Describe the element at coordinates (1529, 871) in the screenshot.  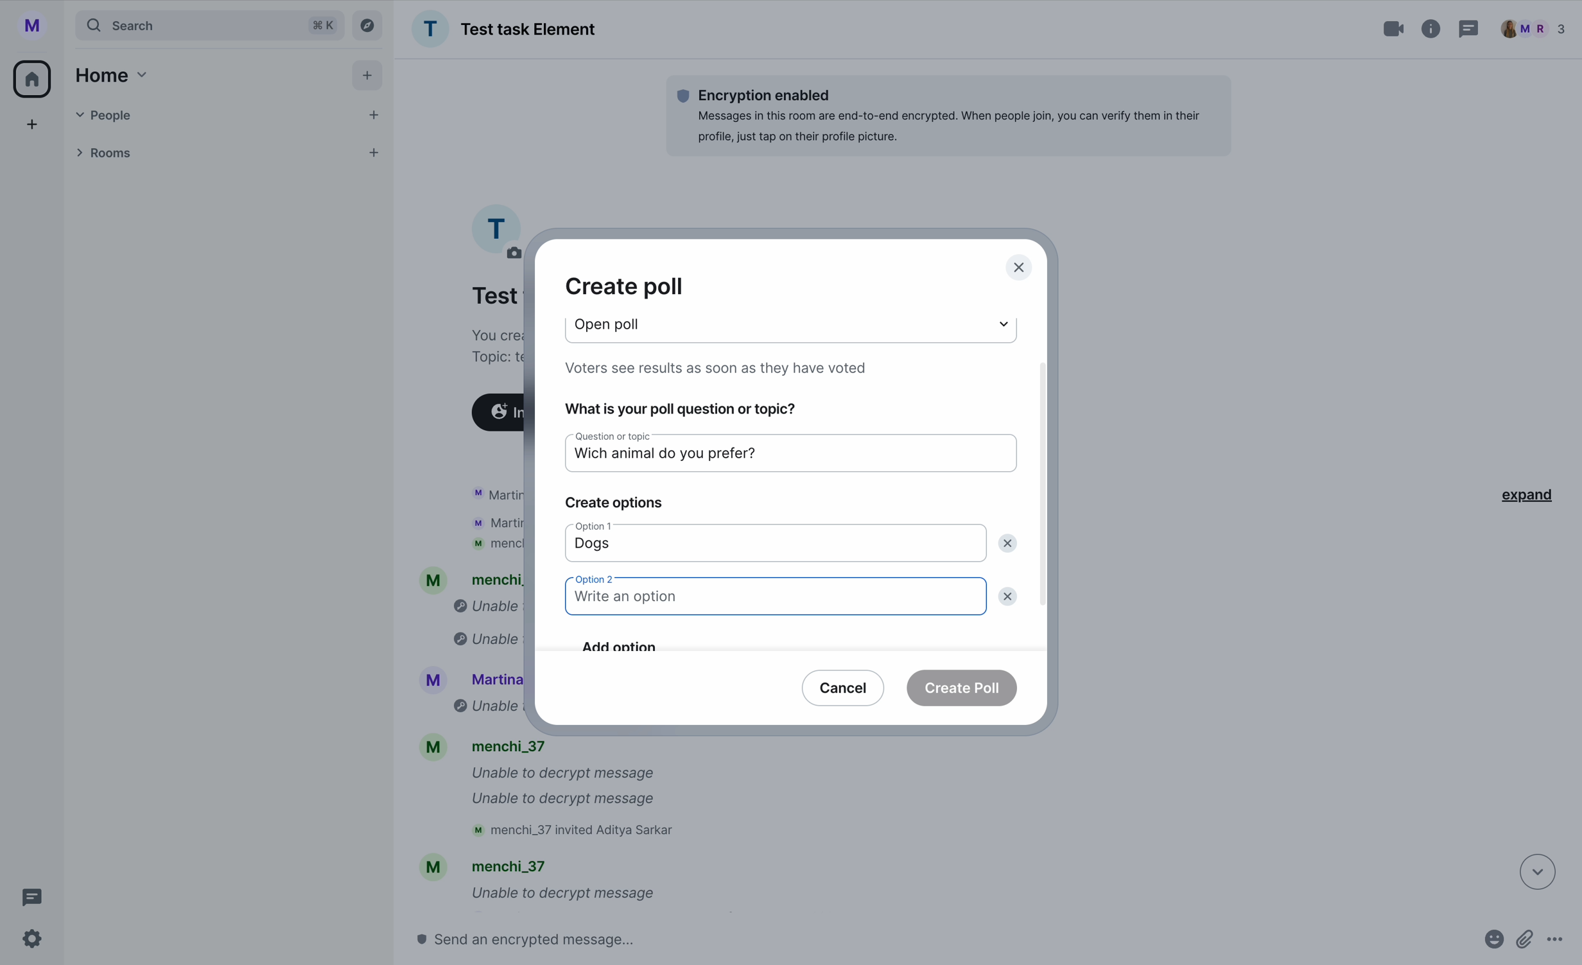
I see `down arrow` at that location.